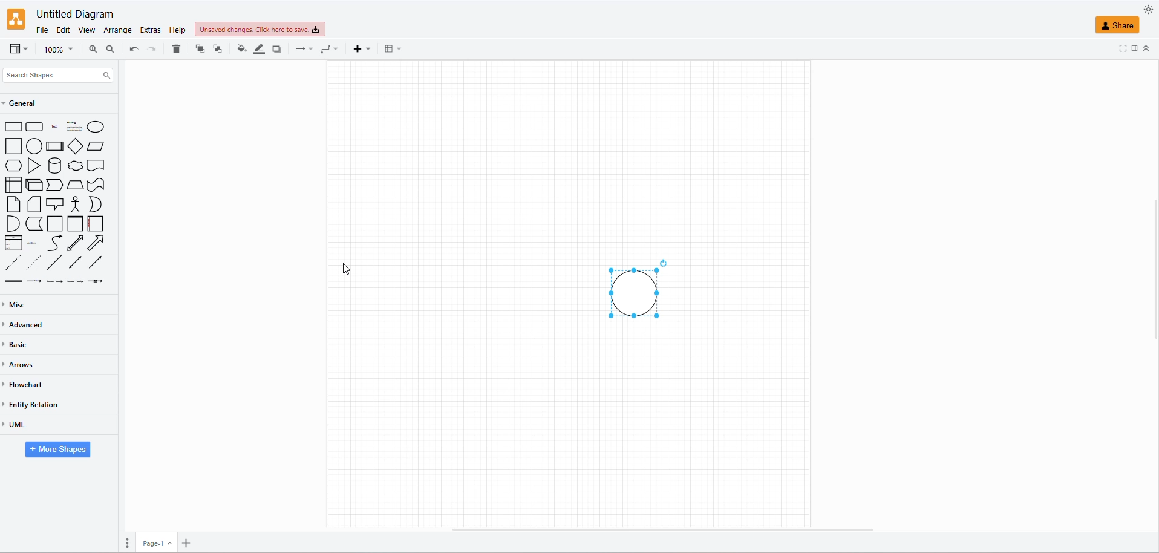 This screenshot has height=553, width=1159. Describe the element at coordinates (70, 283) in the screenshot. I see `arrow` at that location.